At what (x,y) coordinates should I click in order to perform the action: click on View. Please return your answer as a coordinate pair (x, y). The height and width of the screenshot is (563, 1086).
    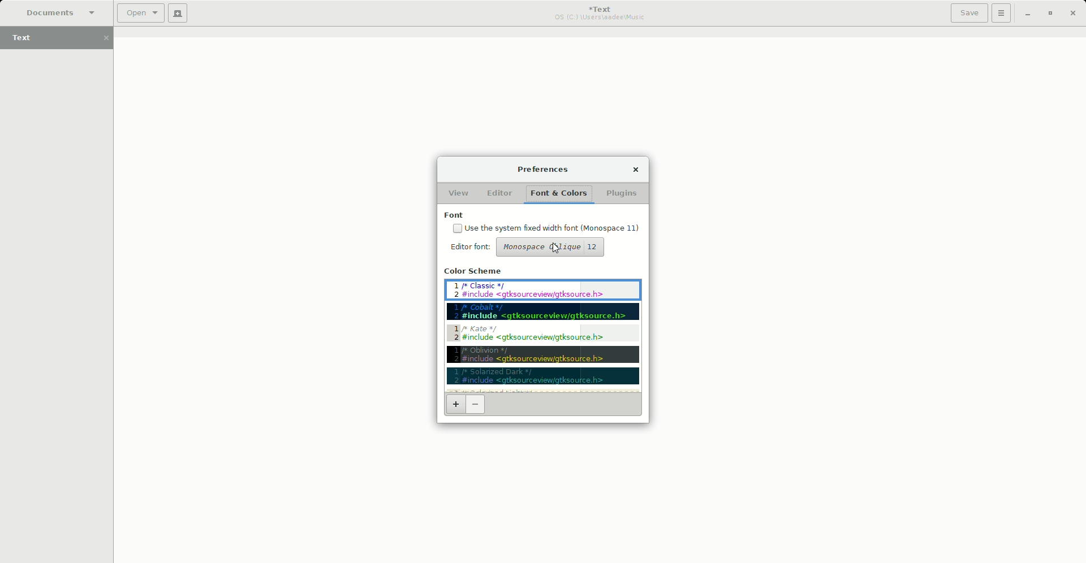
    Looking at the image, I should click on (458, 190).